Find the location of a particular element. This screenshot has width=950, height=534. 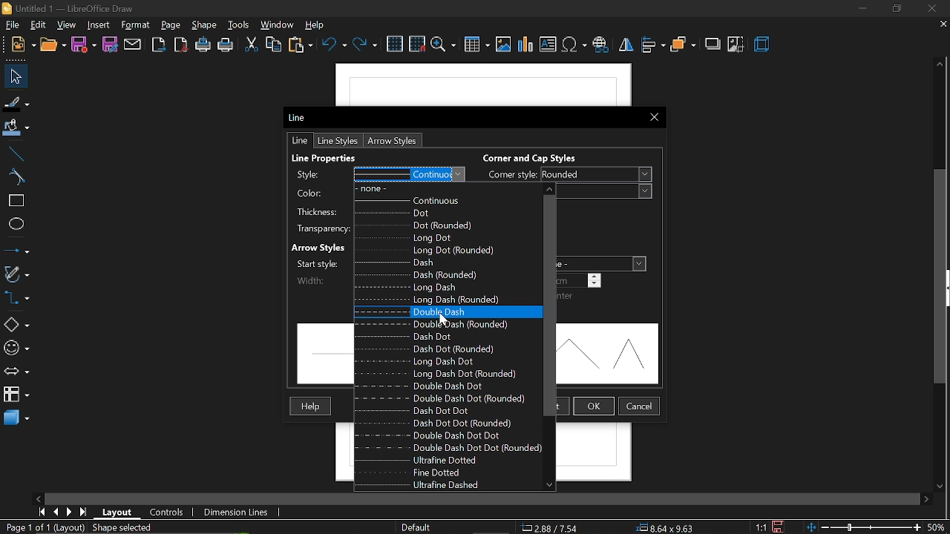

end center is located at coordinates (567, 297).